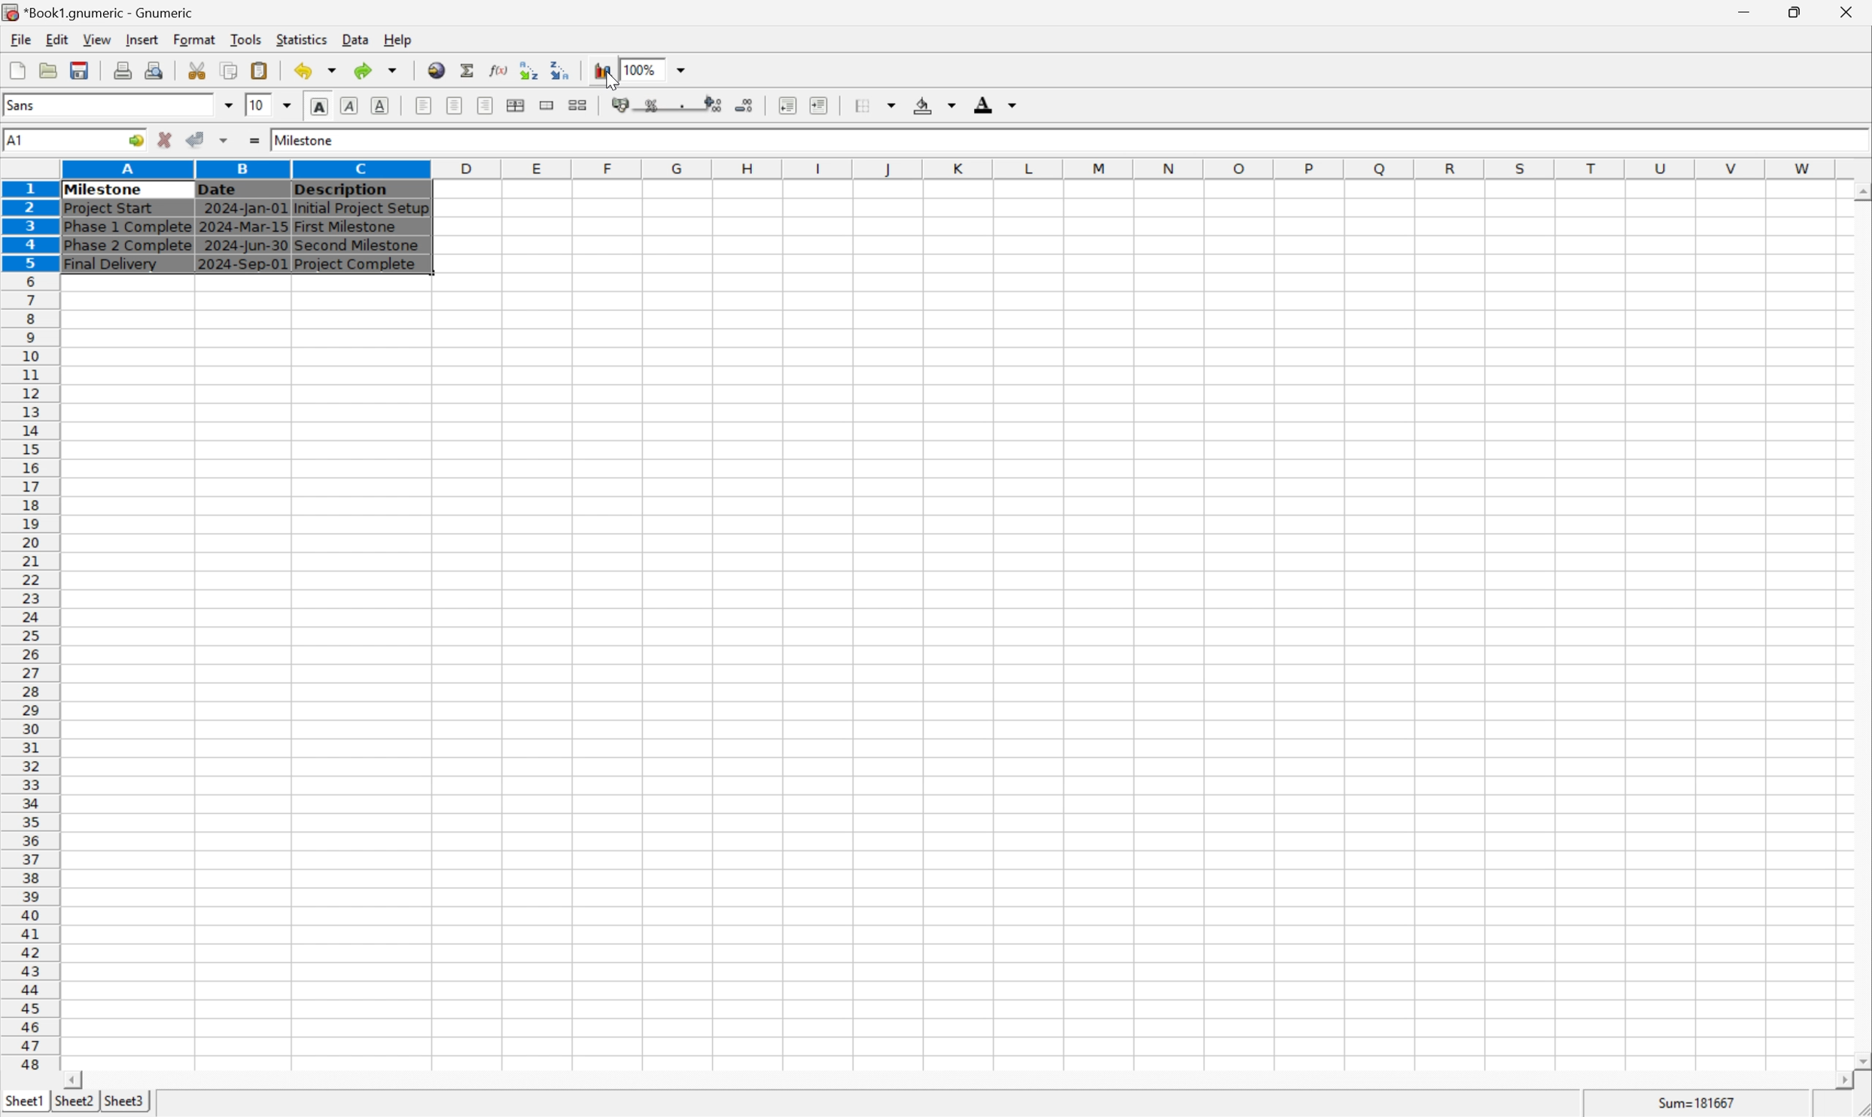  What do you see at coordinates (255, 105) in the screenshot?
I see `10` at bounding box center [255, 105].